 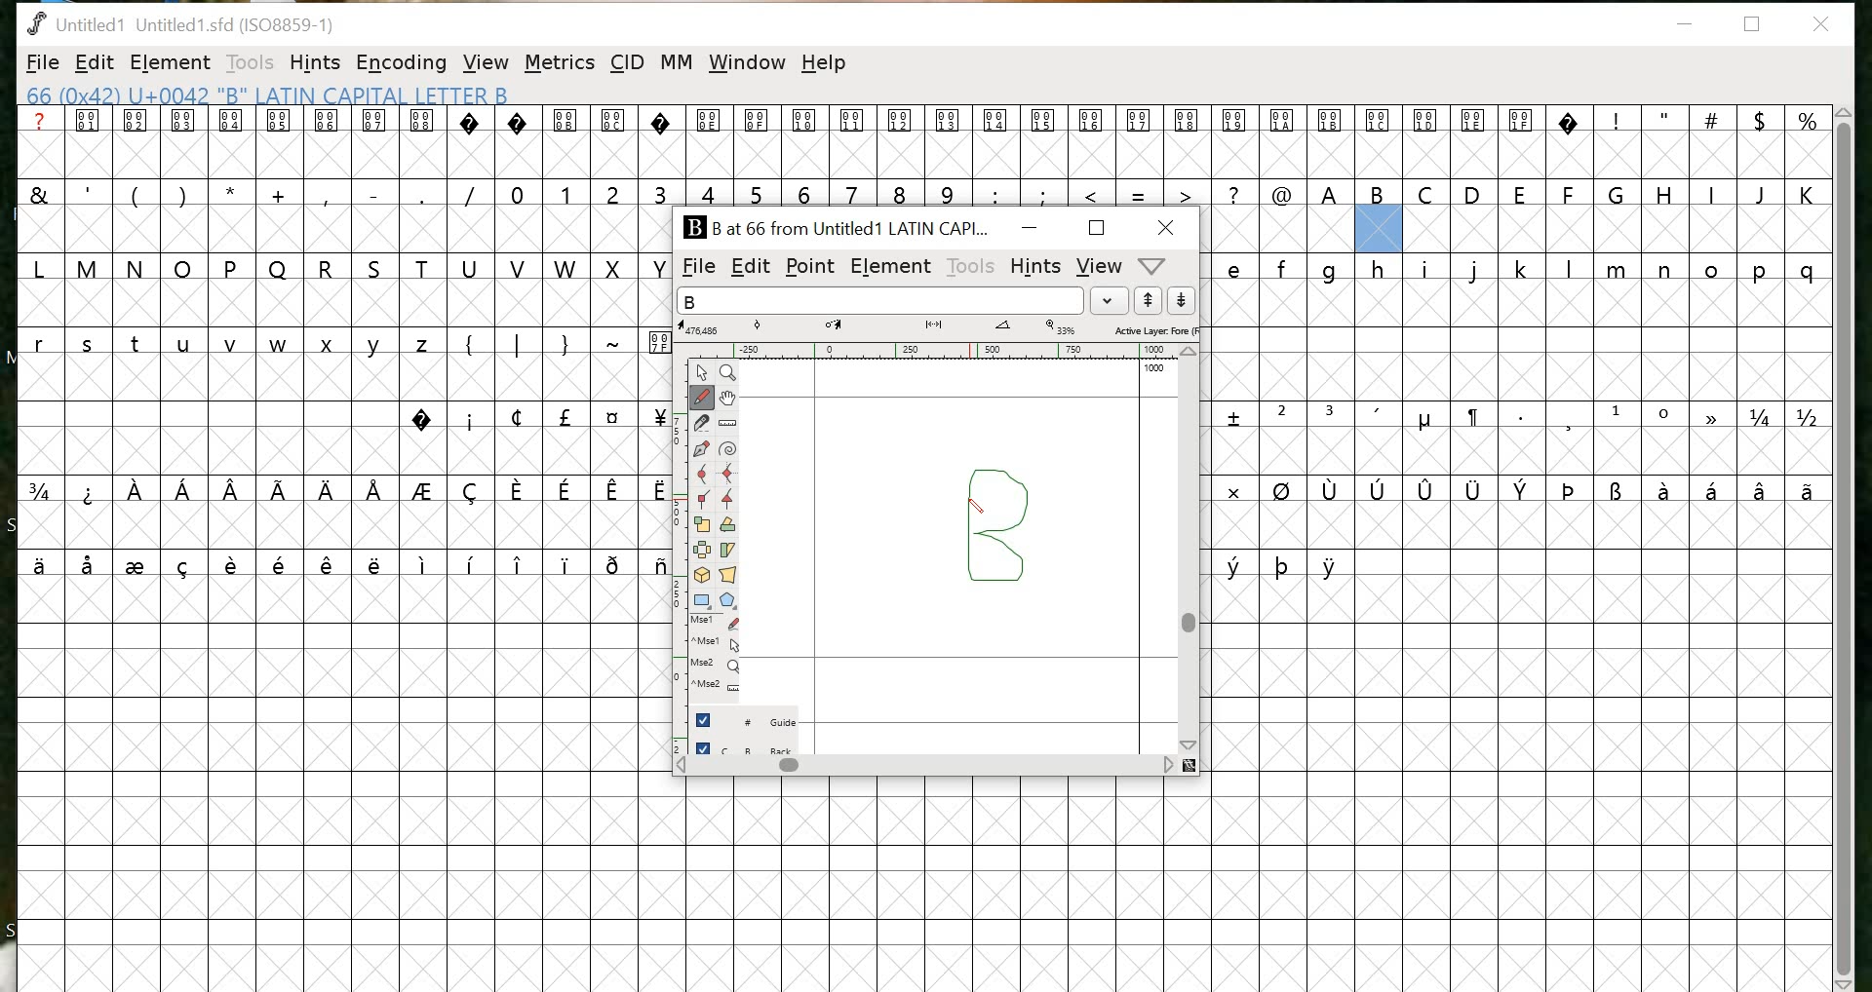 I want to click on Mouse left button, so click(x=719, y=624).